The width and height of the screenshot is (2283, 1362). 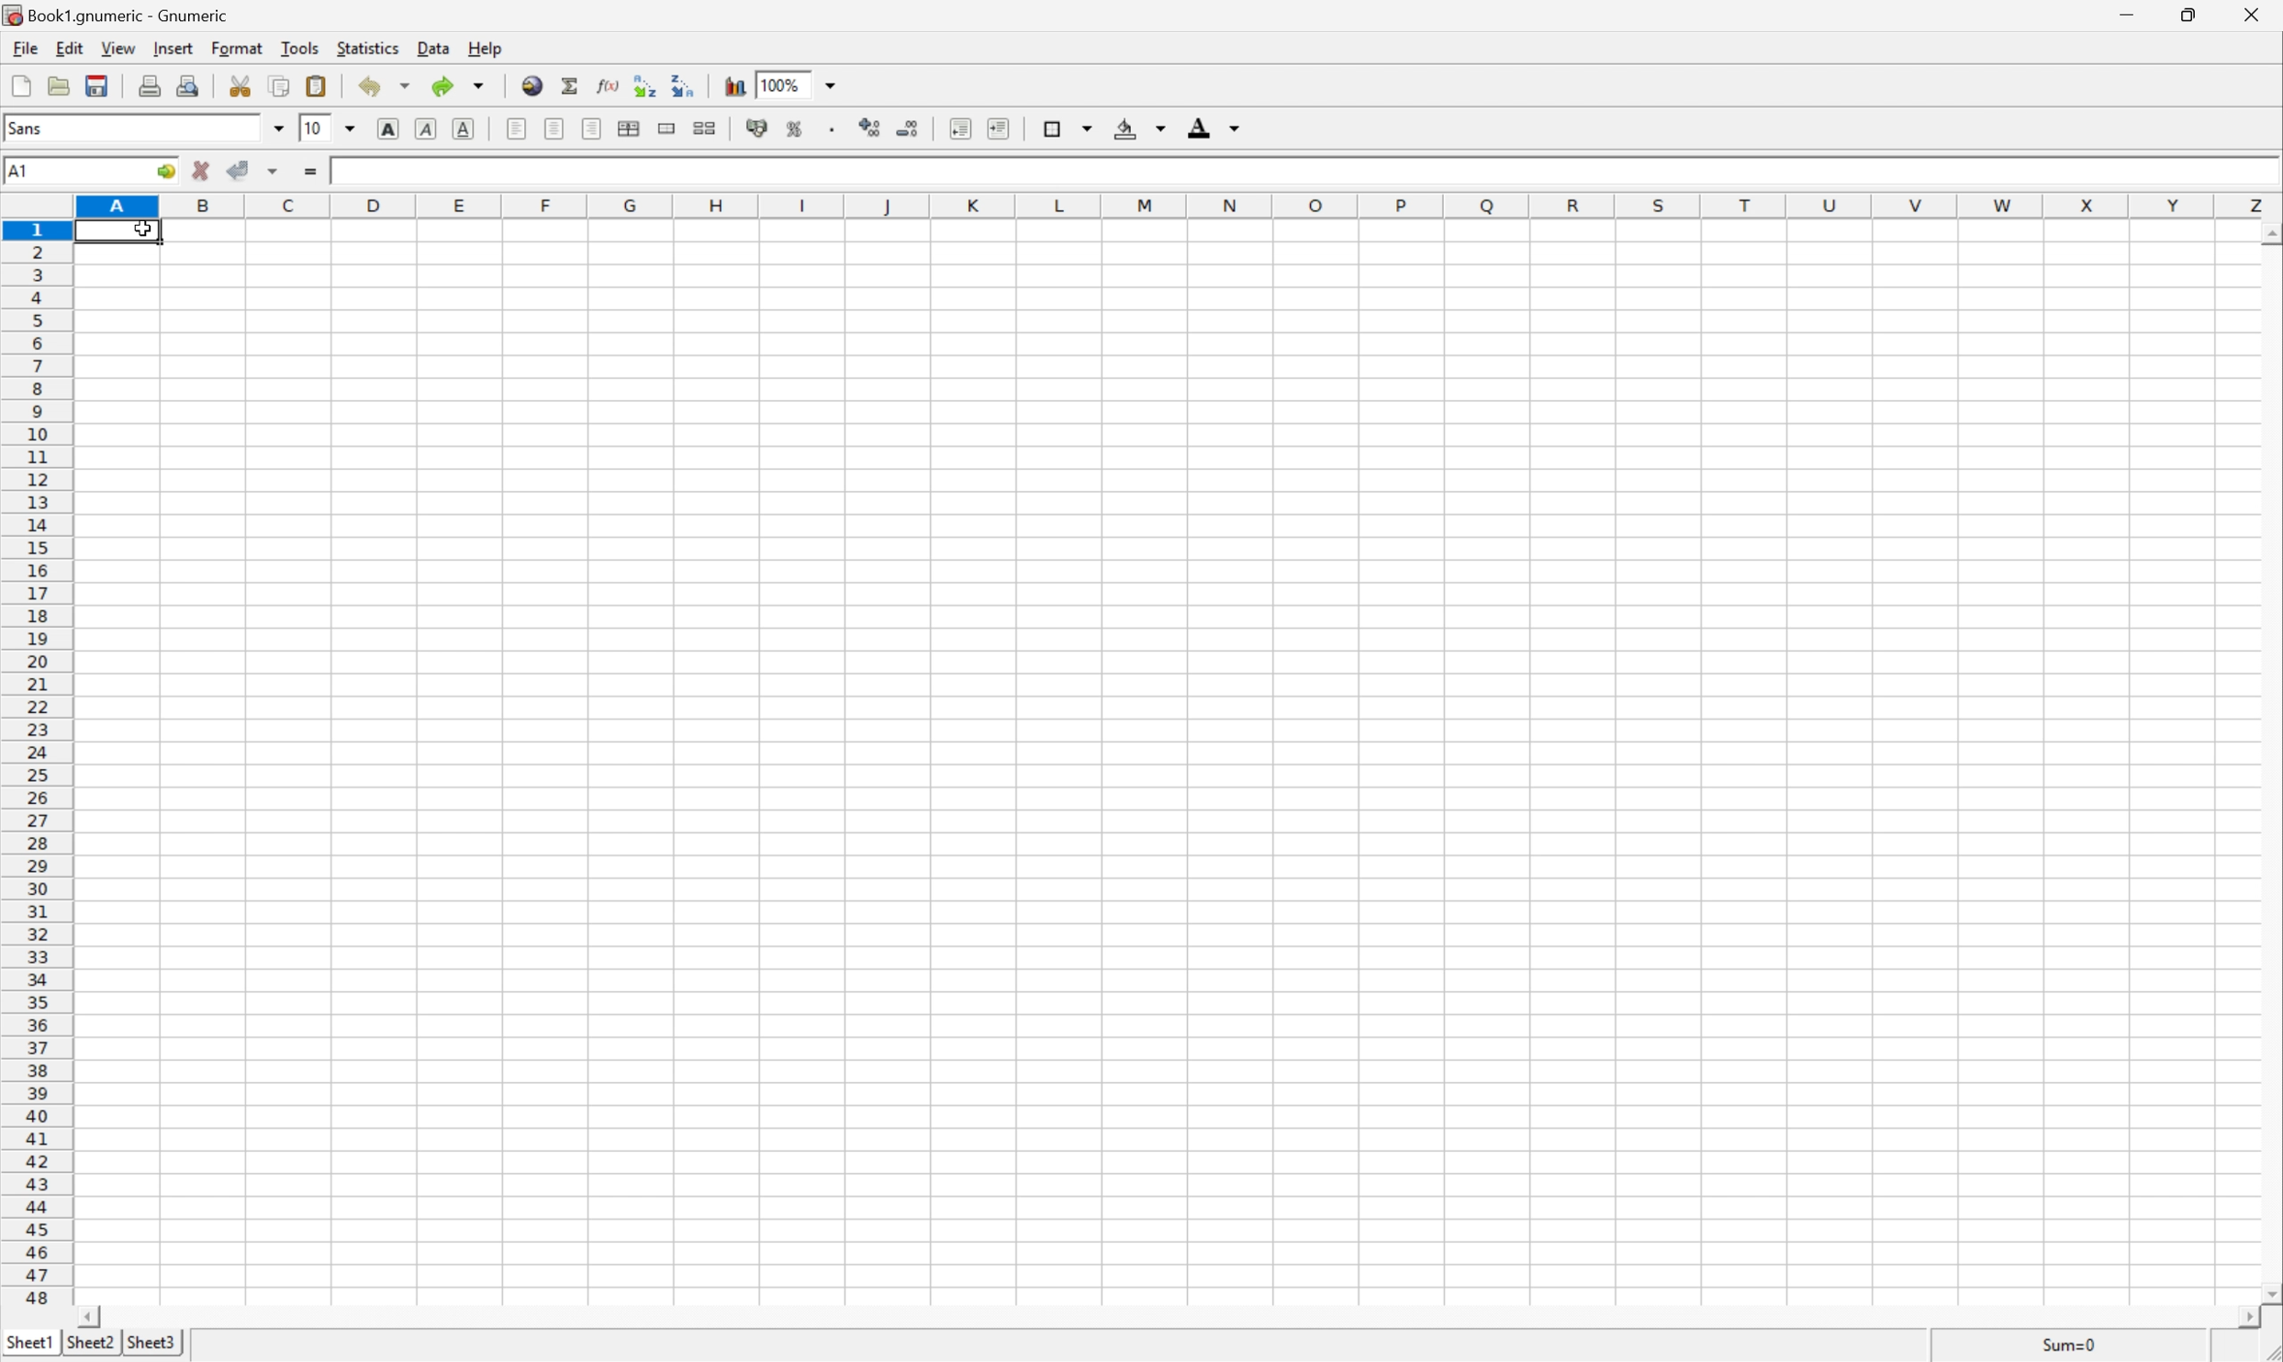 I want to click on statistics, so click(x=368, y=50).